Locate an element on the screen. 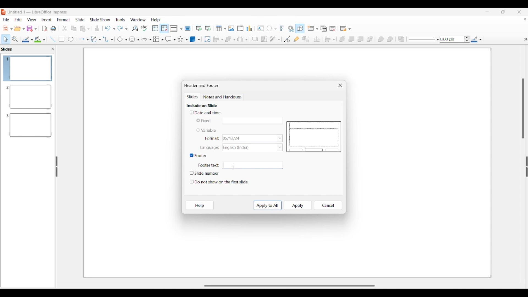 The height and width of the screenshot is (297, 528). Arrange options is located at coordinates (230, 39).